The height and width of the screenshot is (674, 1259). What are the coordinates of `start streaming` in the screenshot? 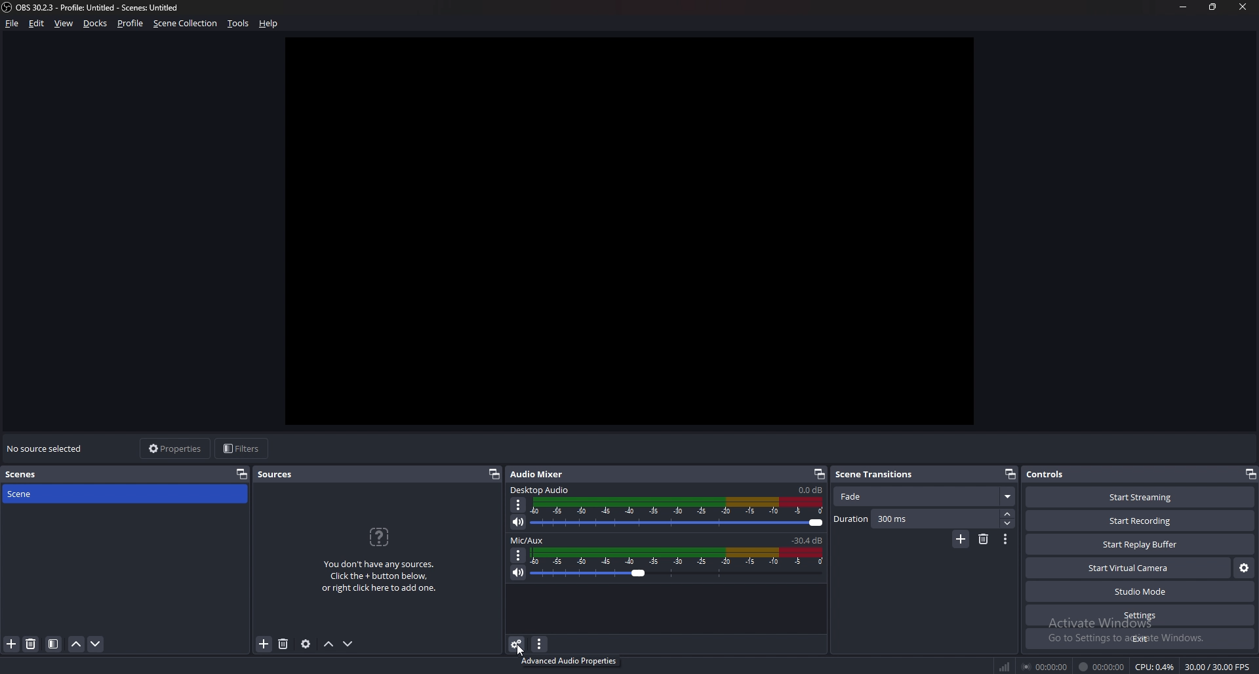 It's located at (1139, 497).